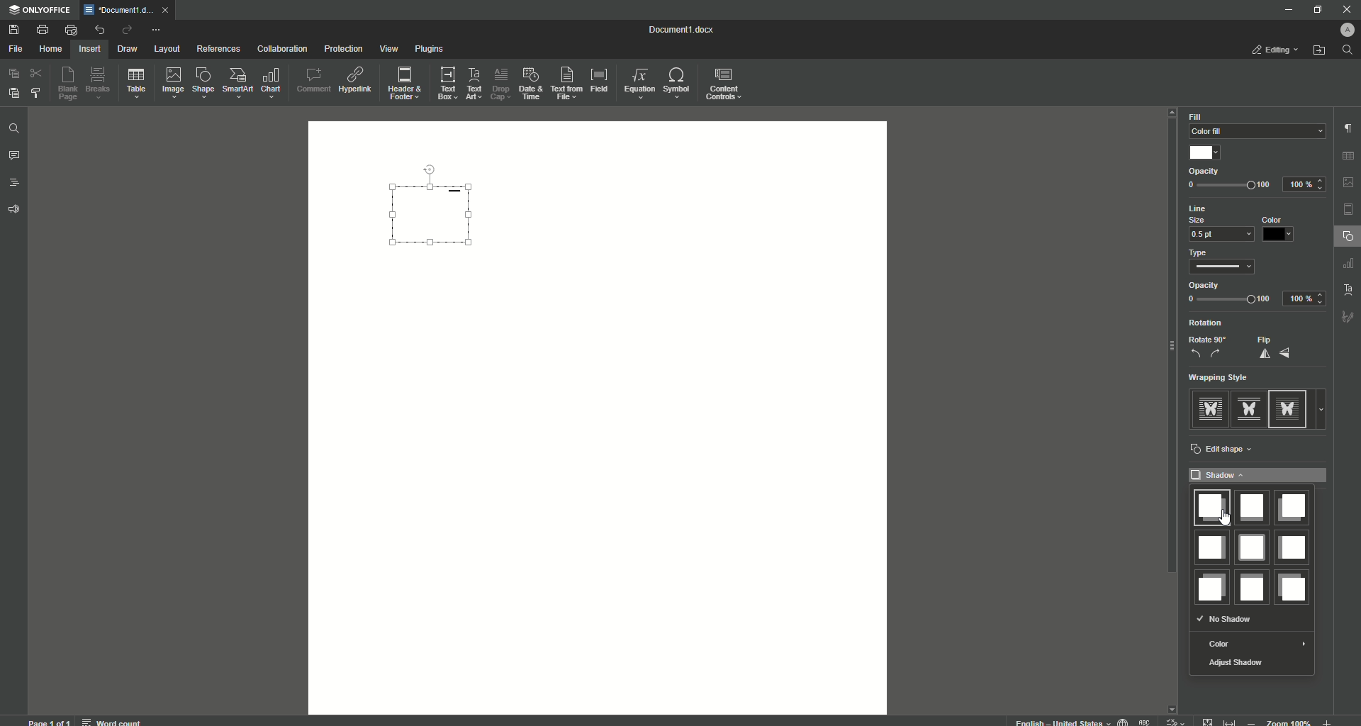  I want to click on Draw, so click(128, 50).